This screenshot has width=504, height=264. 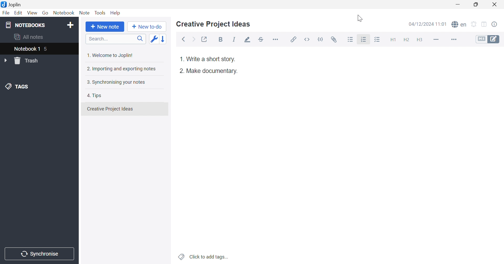 I want to click on Heading 2, so click(x=407, y=40).